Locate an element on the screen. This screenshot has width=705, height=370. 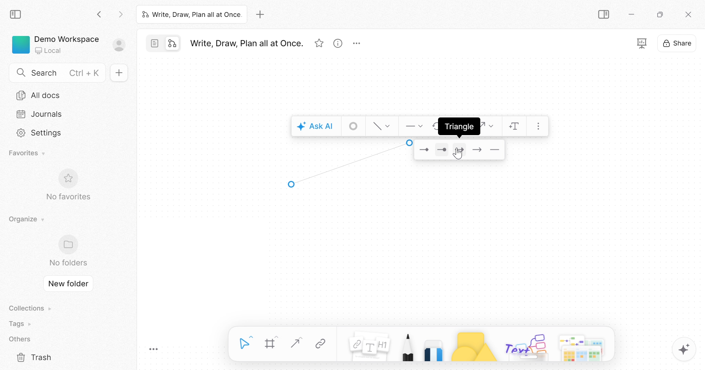
No folders is located at coordinates (68, 262).